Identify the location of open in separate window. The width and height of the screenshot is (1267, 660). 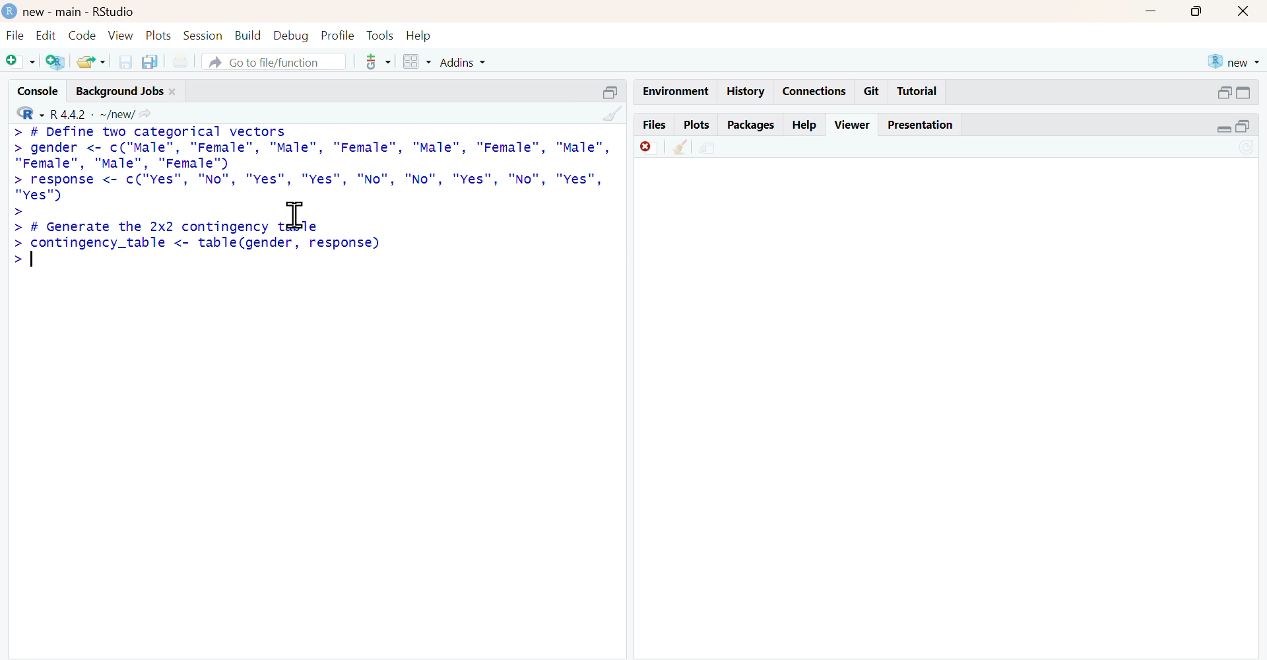
(1243, 126).